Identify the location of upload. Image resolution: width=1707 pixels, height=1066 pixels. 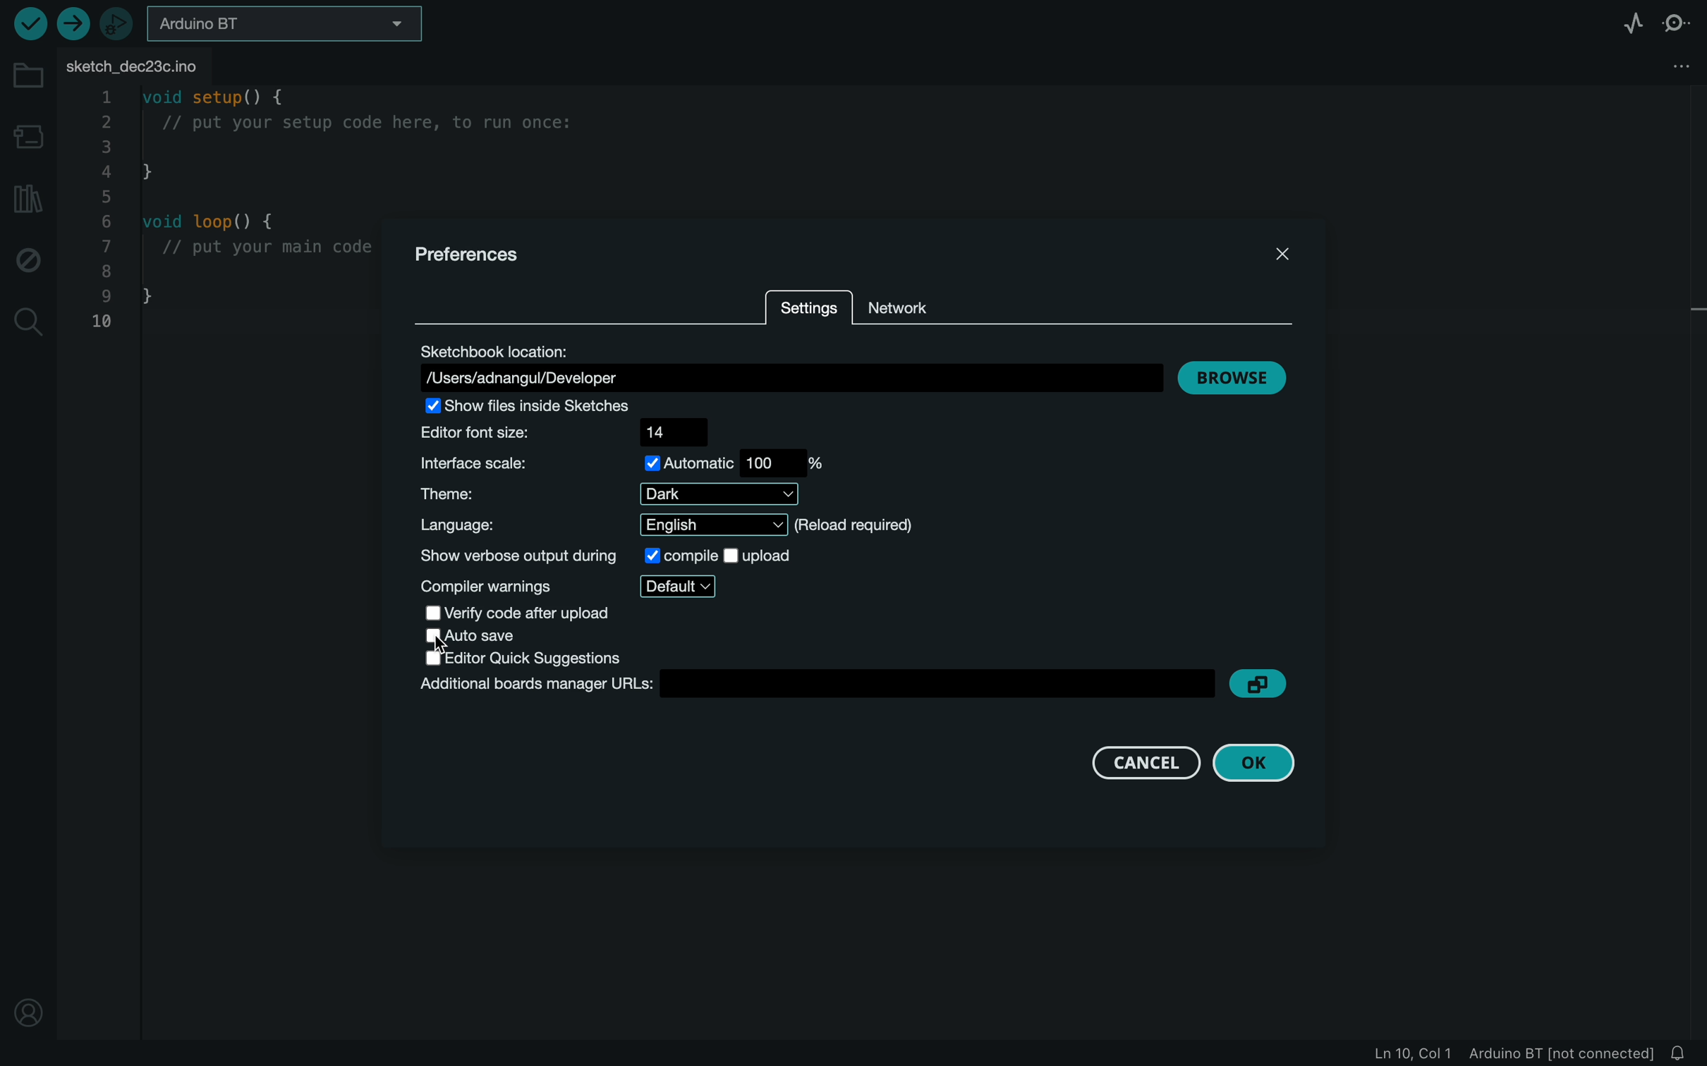
(73, 25).